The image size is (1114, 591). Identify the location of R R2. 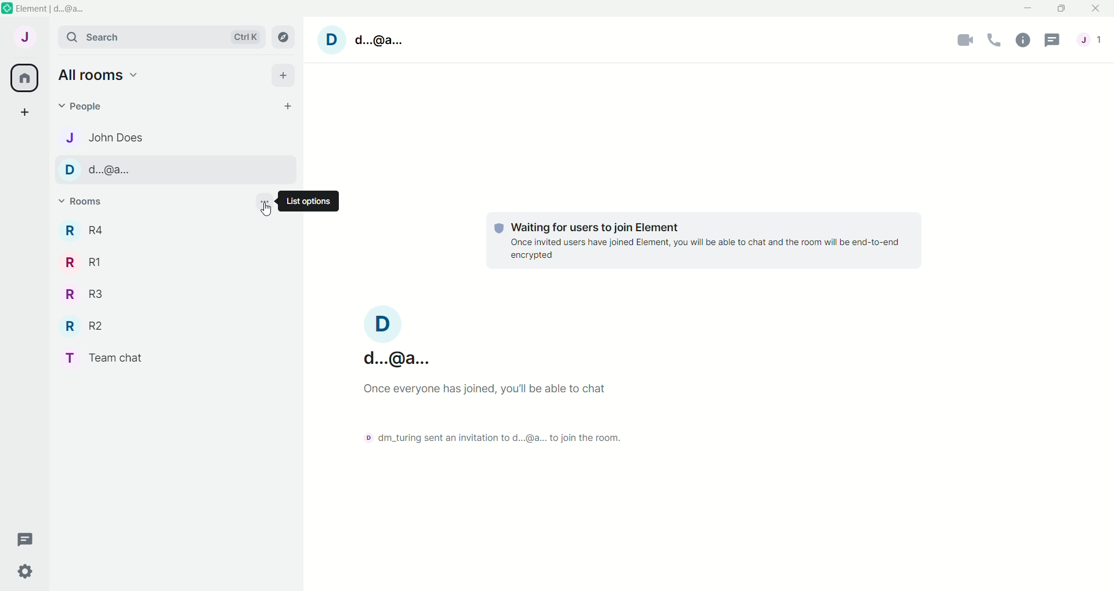
(99, 326).